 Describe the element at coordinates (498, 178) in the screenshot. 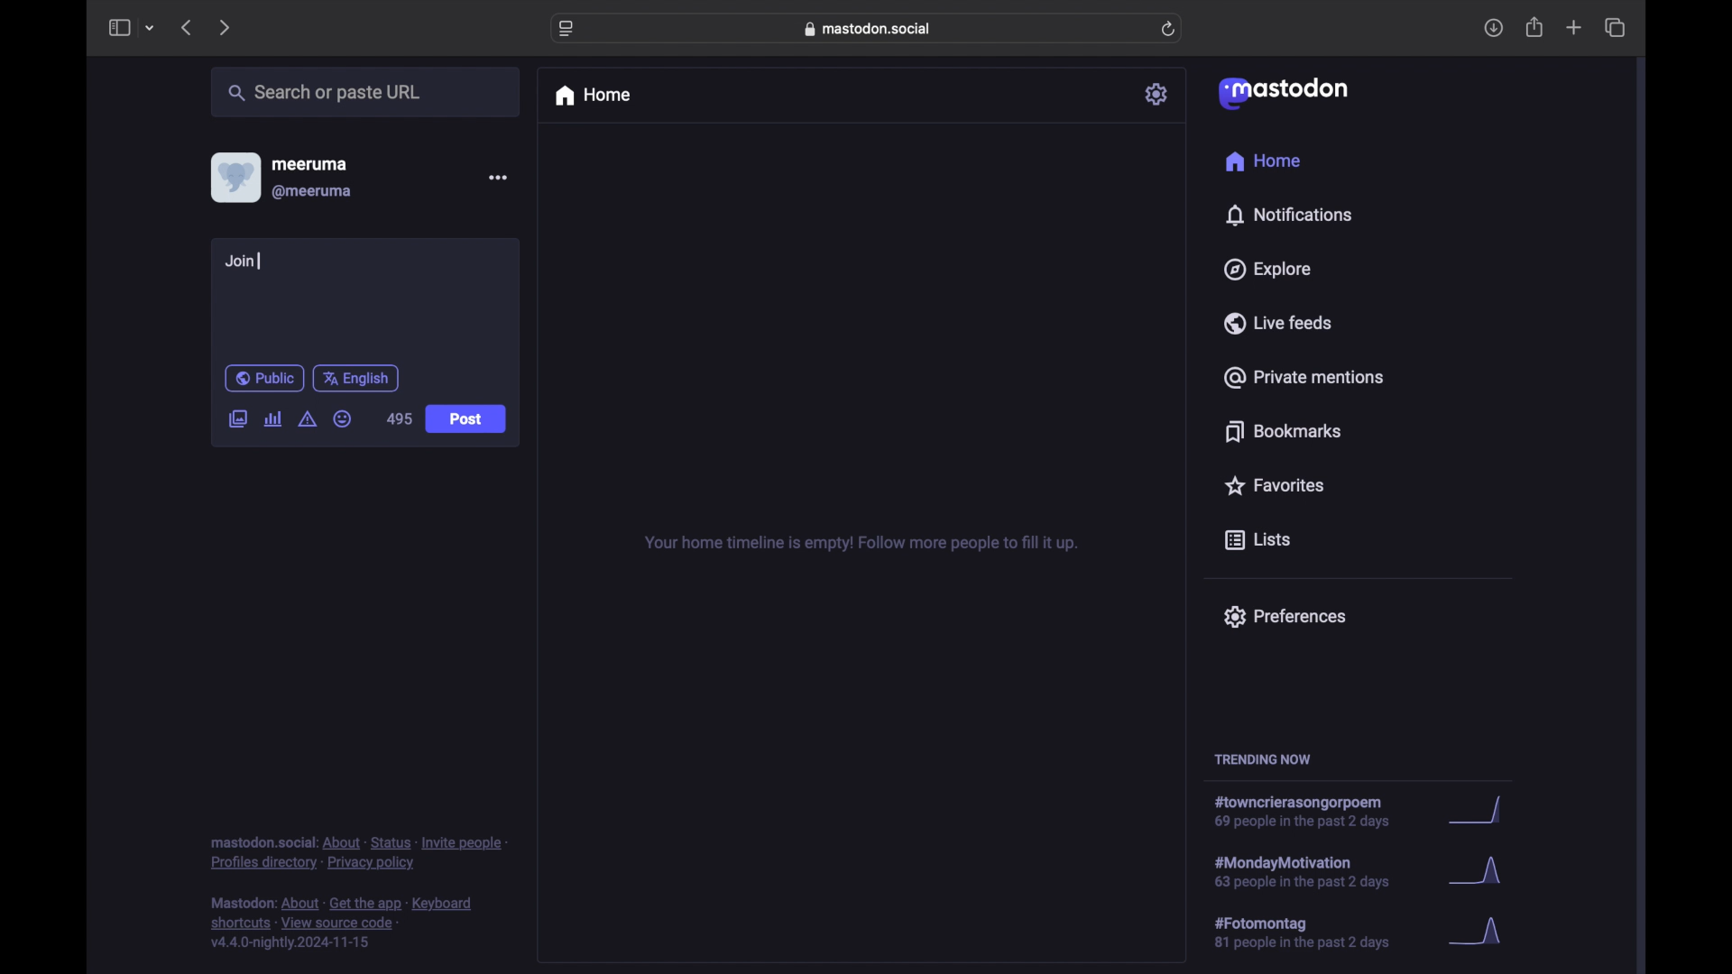

I see `more options` at that location.